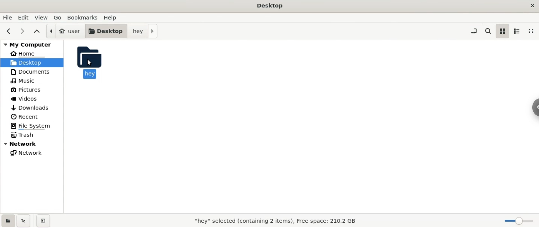  What do you see at coordinates (28, 153) in the screenshot?
I see `network` at bounding box center [28, 153].